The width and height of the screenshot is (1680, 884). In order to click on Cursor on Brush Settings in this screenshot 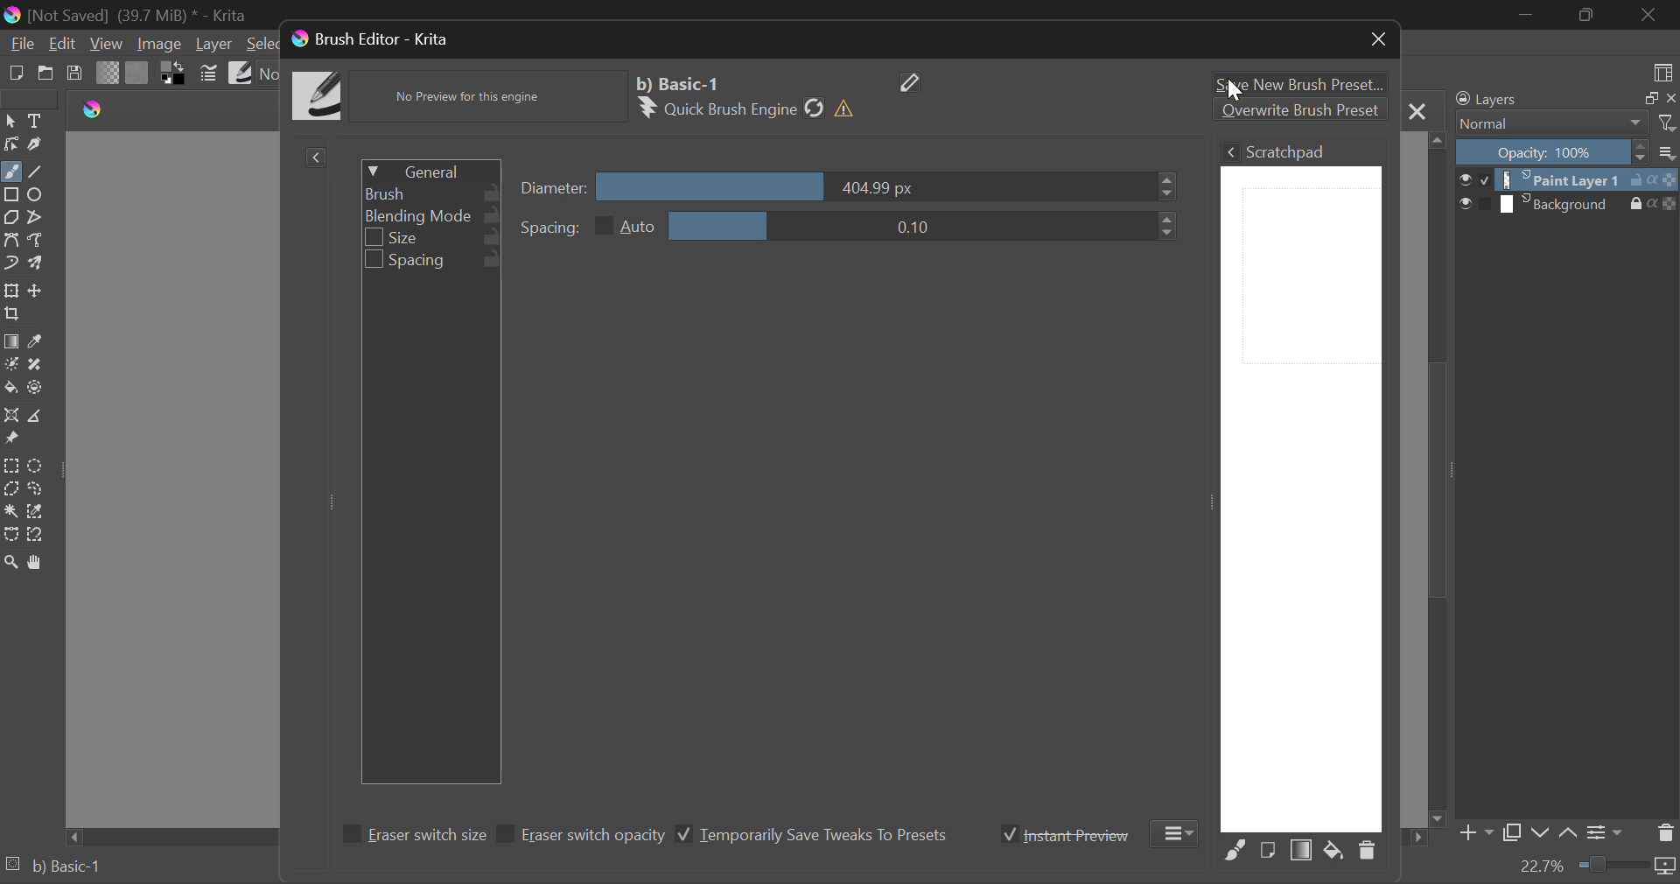, I will do `click(209, 74)`.